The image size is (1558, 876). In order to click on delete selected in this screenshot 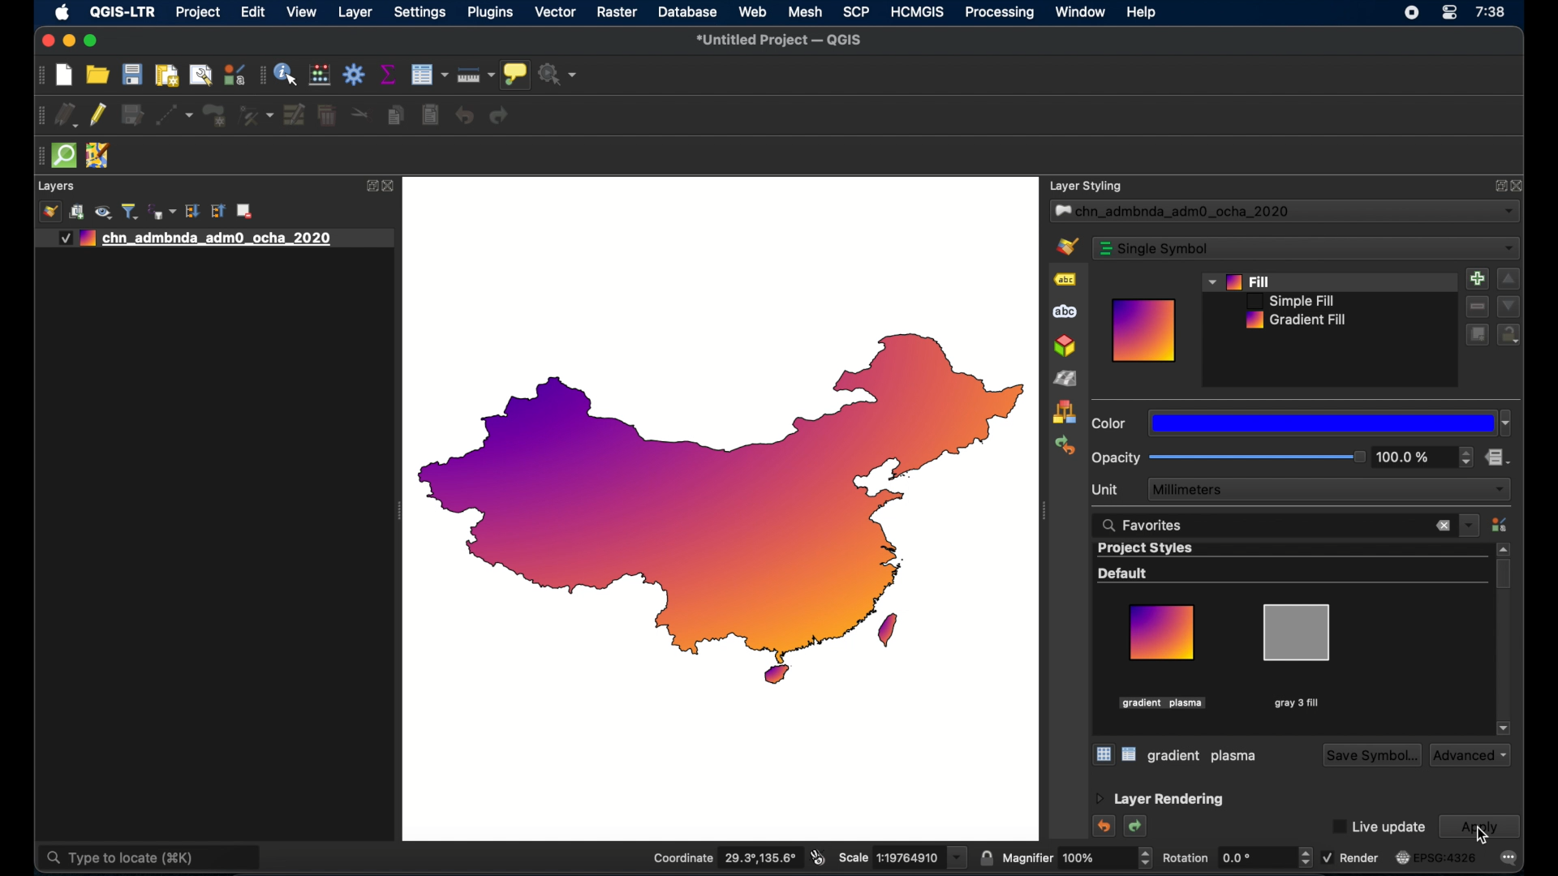, I will do `click(329, 116)`.